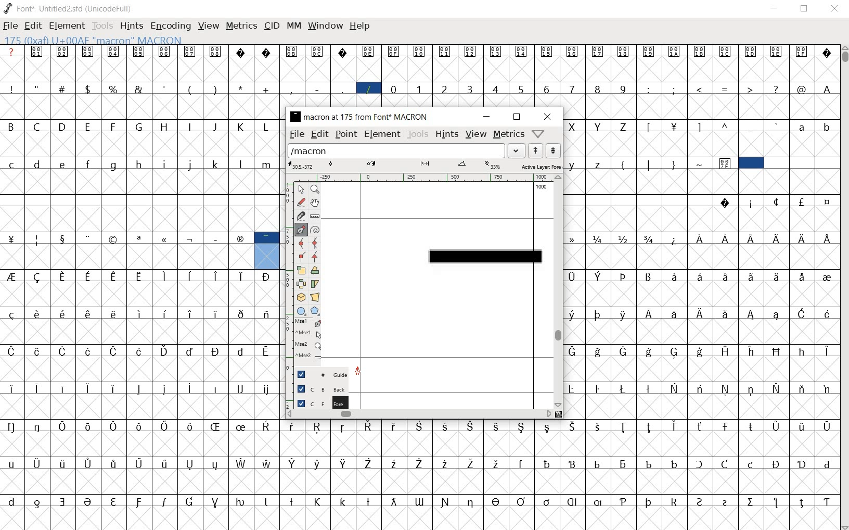 This screenshot has height=530, width=849. I want to click on *, so click(241, 88).